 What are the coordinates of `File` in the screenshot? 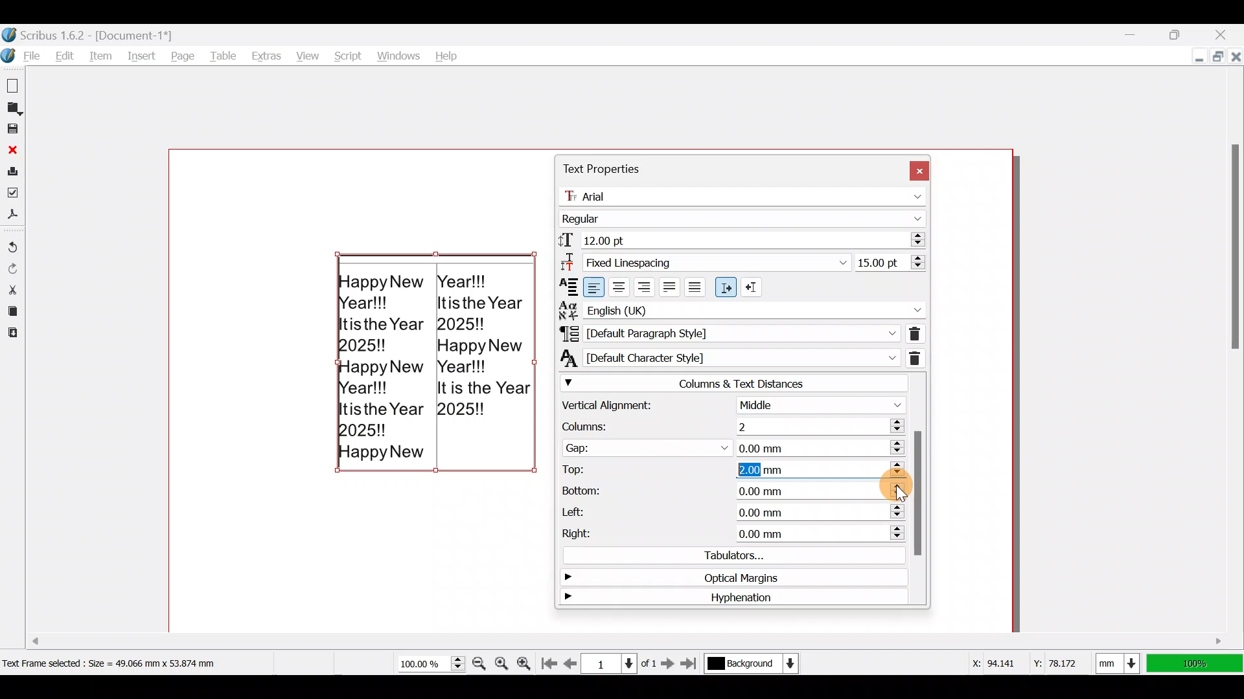 It's located at (22, 56).